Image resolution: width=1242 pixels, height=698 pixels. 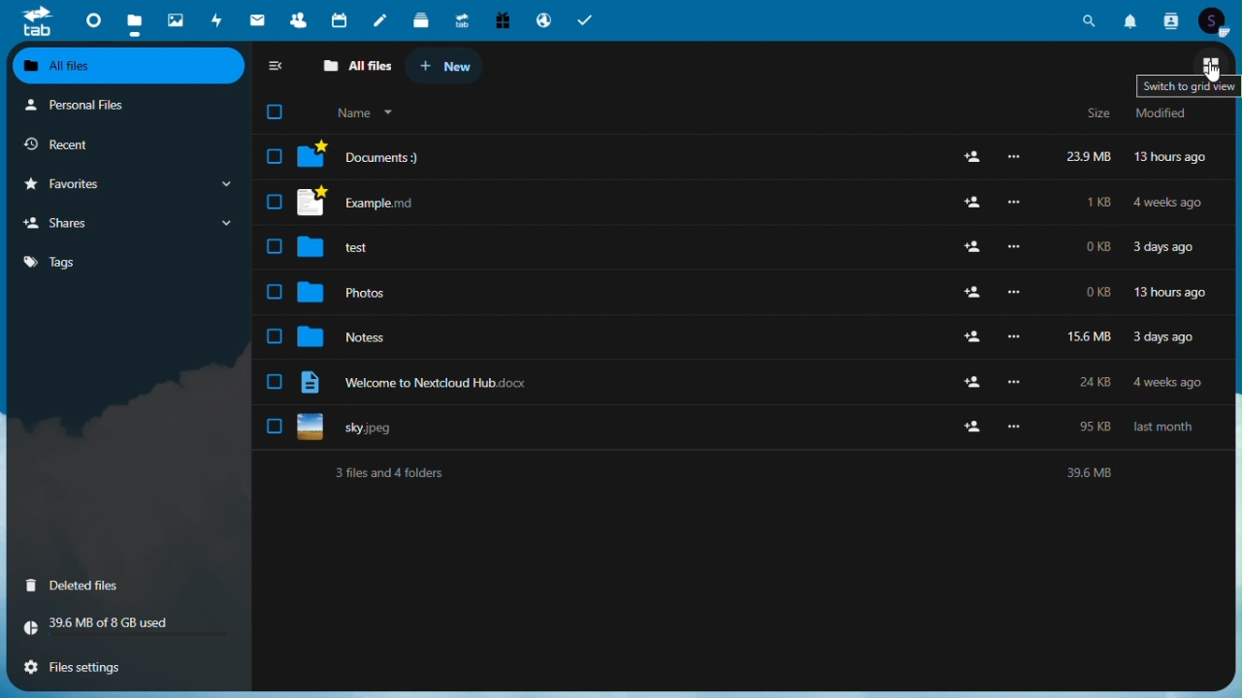 I want to click on test, so click(x=376, y=246).